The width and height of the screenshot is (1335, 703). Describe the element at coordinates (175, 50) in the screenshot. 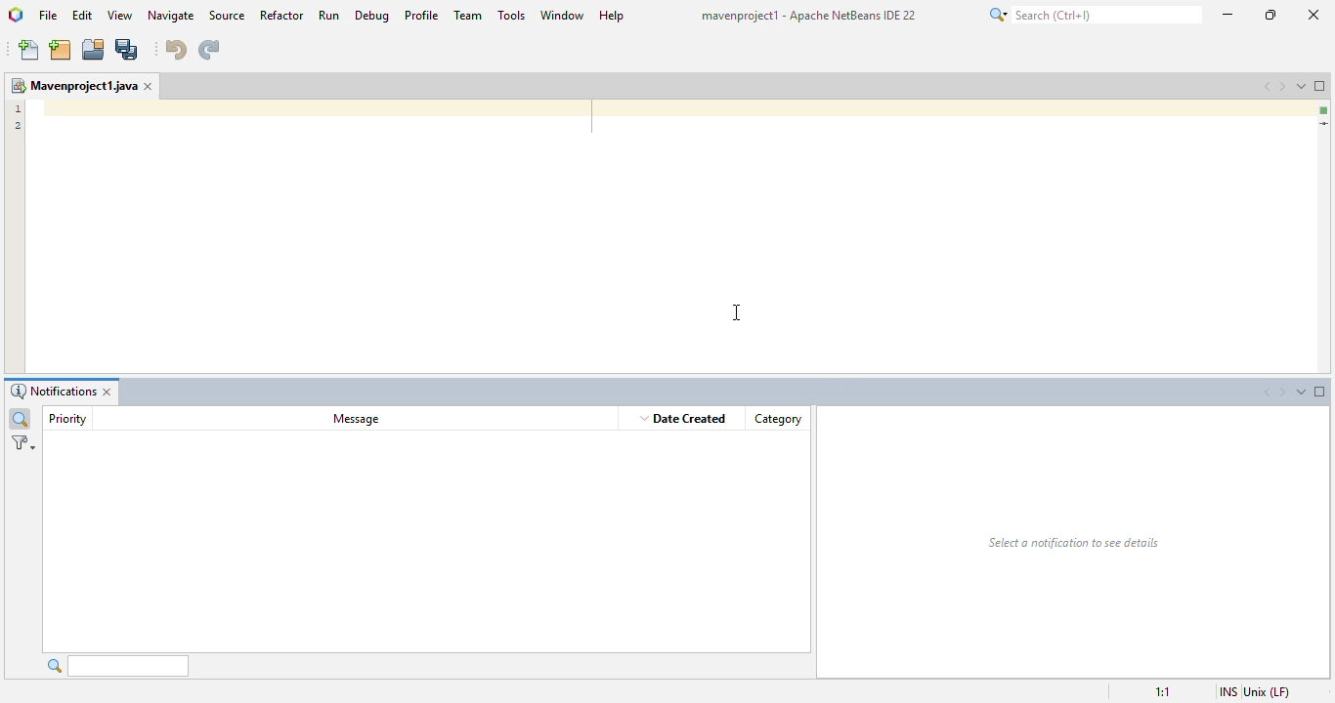

I see `undo` at that location.